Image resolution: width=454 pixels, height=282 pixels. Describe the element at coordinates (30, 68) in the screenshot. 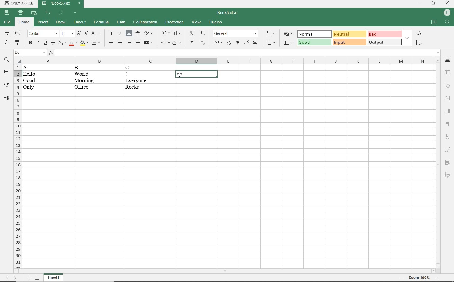

I see `A` at that location.